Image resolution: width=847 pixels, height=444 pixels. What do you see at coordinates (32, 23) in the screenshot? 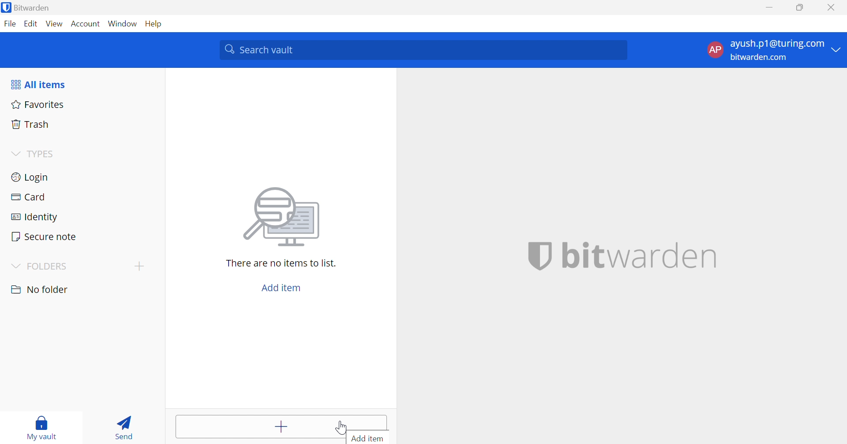
I see `Edit` at bounding box center [32, 23].